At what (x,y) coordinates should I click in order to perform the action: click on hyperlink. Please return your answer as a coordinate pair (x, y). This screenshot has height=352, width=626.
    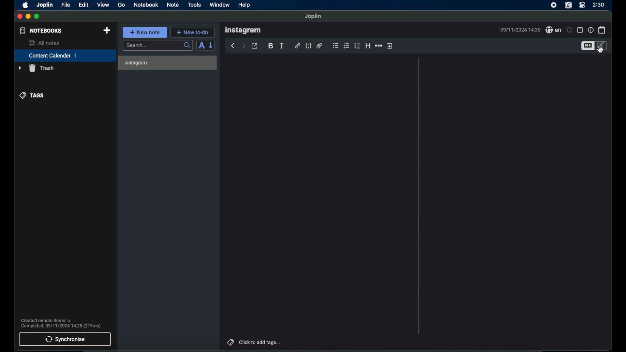
    Looking at the image, I should click on (297, 45).